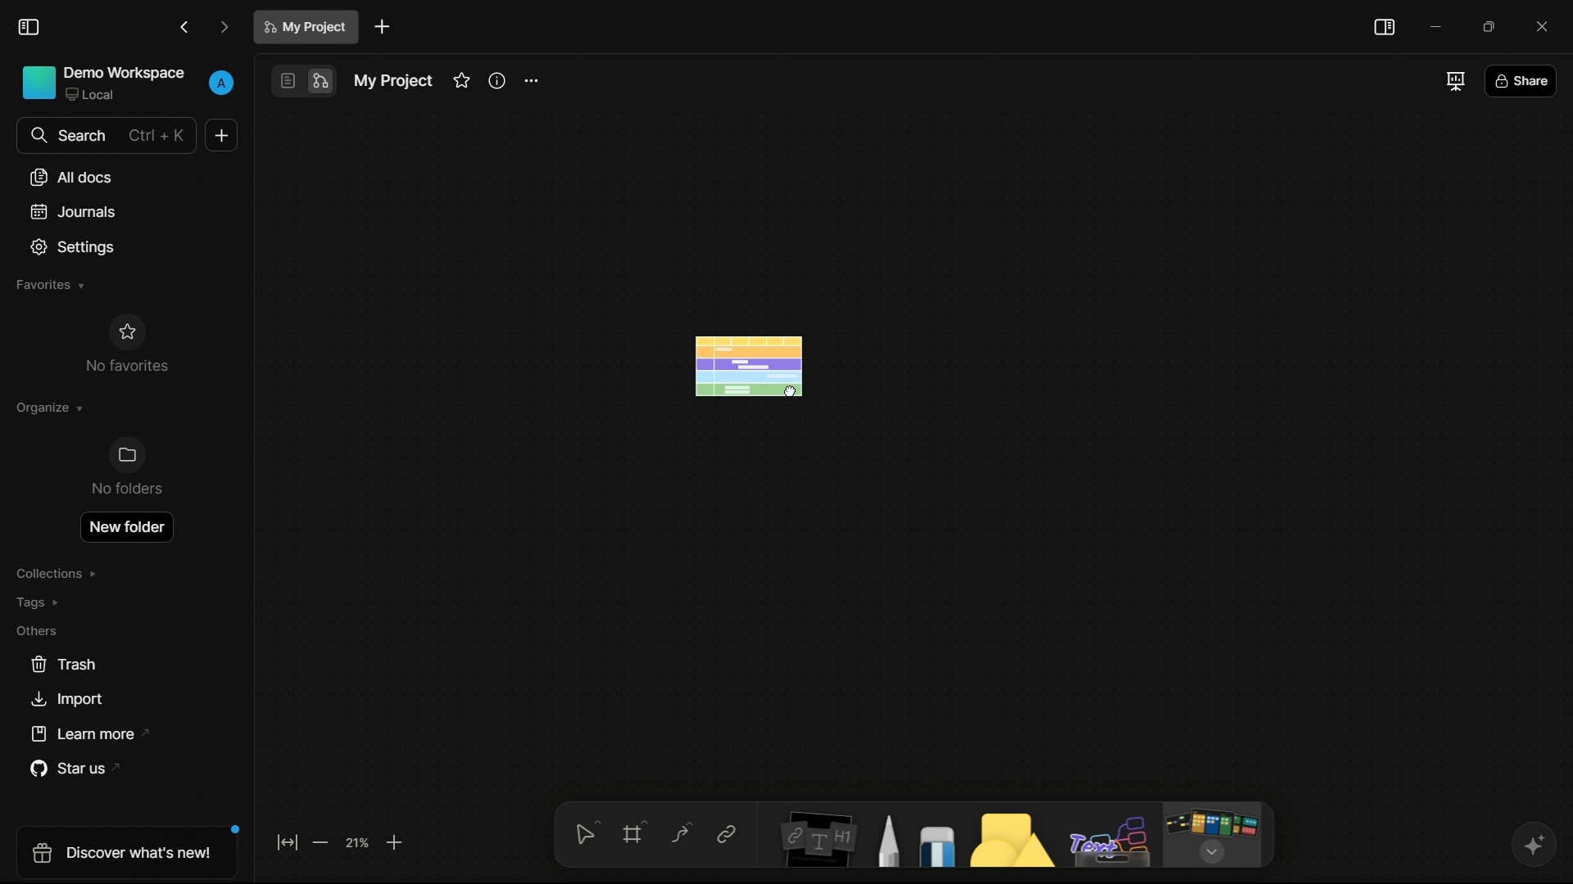 The image size is (1573, 884). I want to click on page mode, so click(287, 80).